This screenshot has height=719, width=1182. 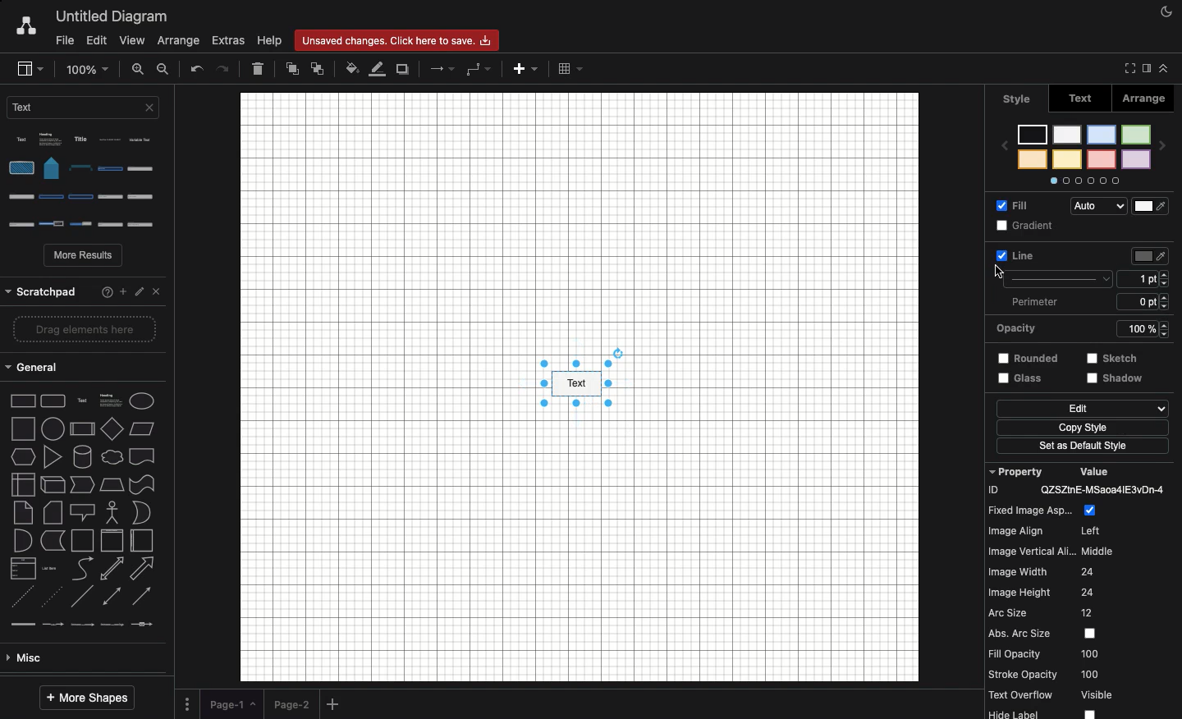 What do you see at coordinates (225, 68) in the screenshot?
I see `Redo` at bounding box center [225, 68].